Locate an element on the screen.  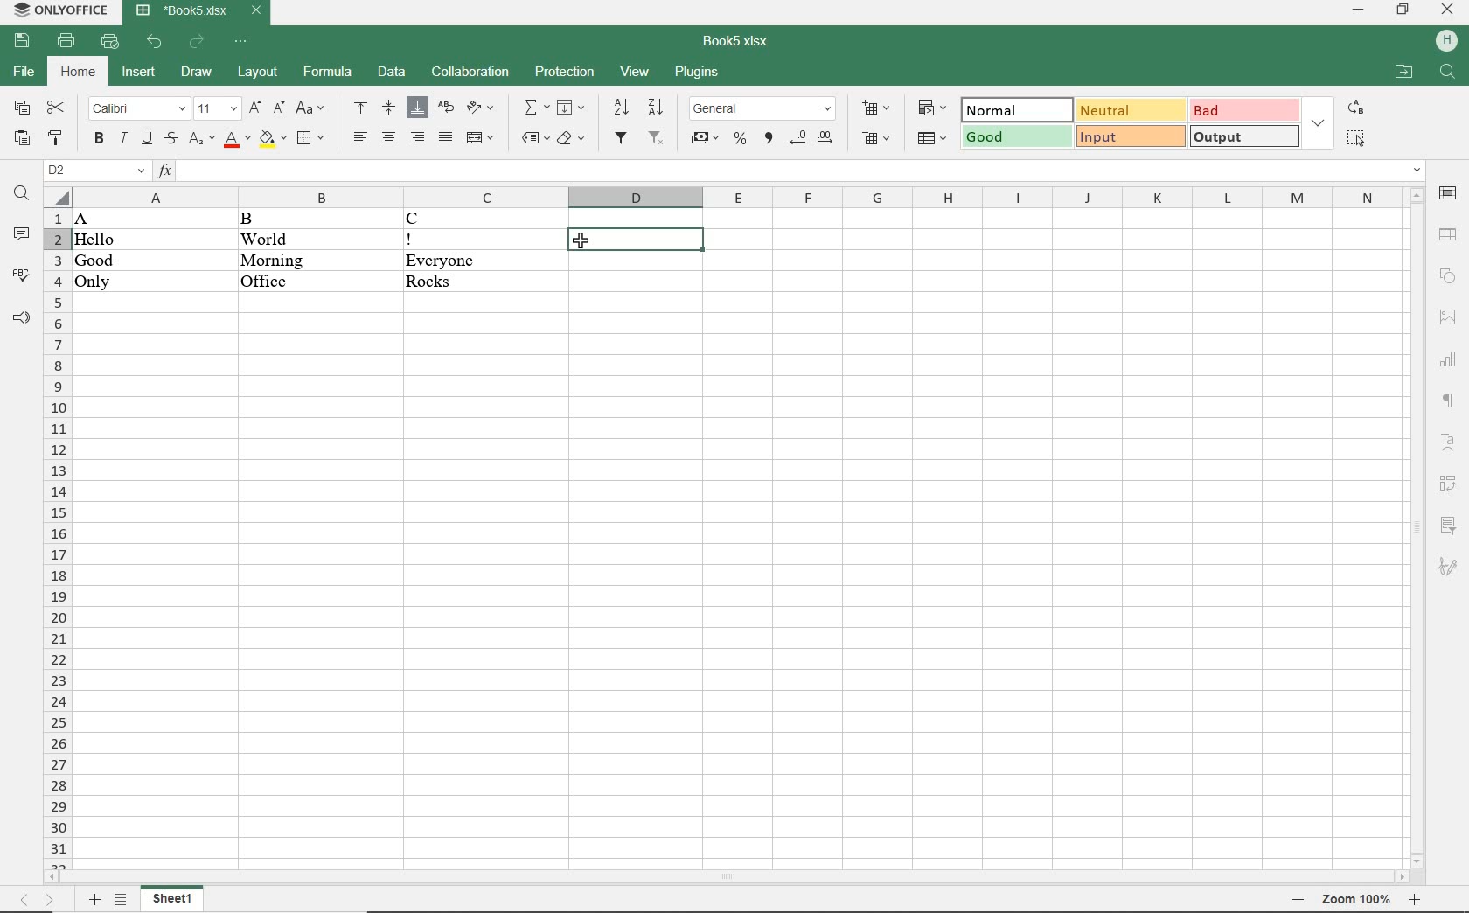
paragraph settings is located at coordinates (1449, 401).